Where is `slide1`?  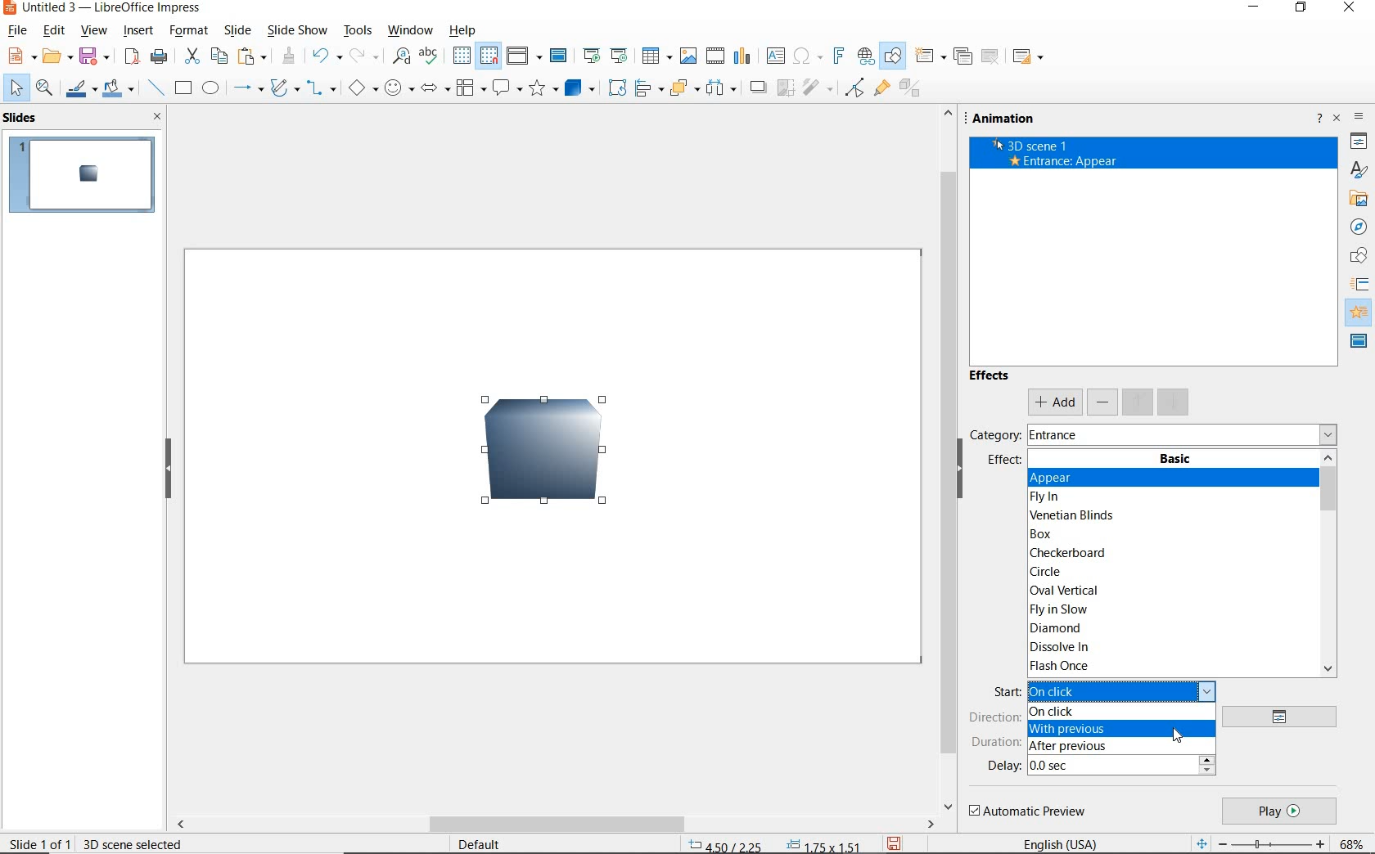
slide1 is located at coordinates (86, 176).